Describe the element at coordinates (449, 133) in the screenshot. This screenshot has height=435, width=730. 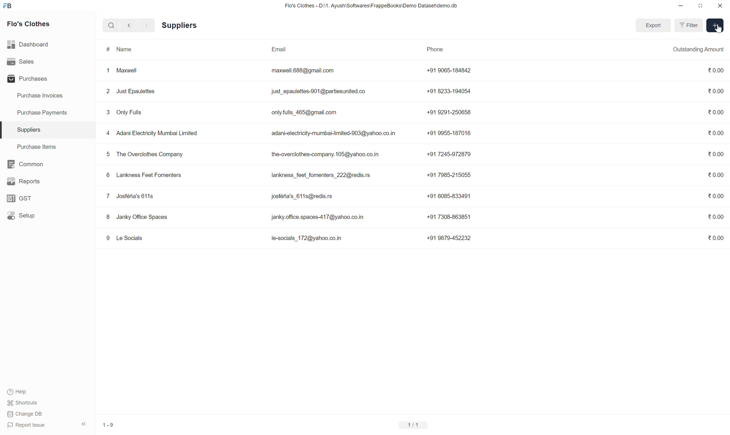
I see `+91 9955-187016` at that location.